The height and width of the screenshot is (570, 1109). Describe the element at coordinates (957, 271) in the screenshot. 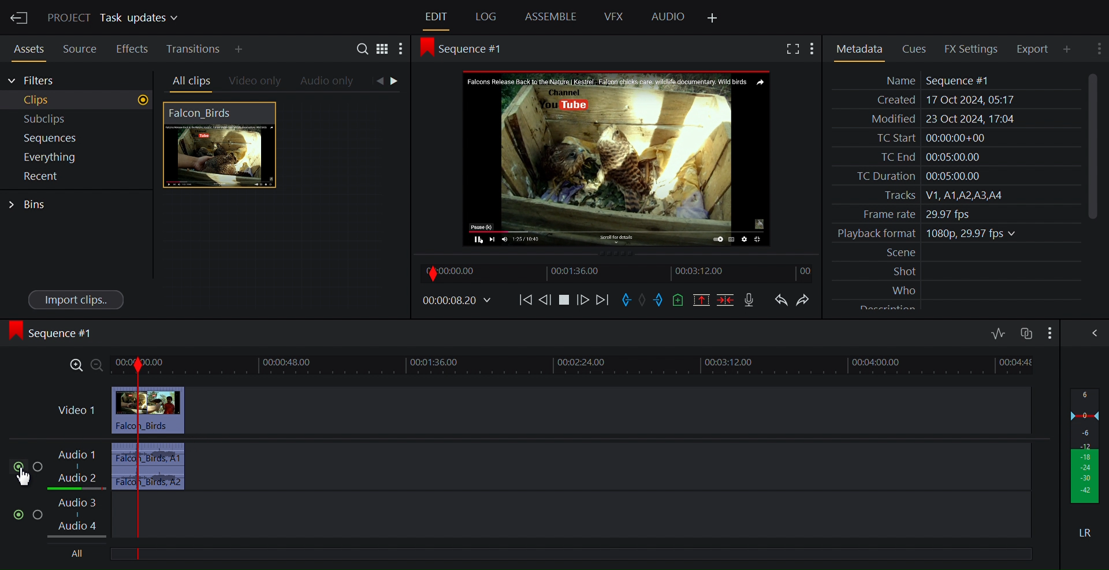

I see `Shot` at that location.